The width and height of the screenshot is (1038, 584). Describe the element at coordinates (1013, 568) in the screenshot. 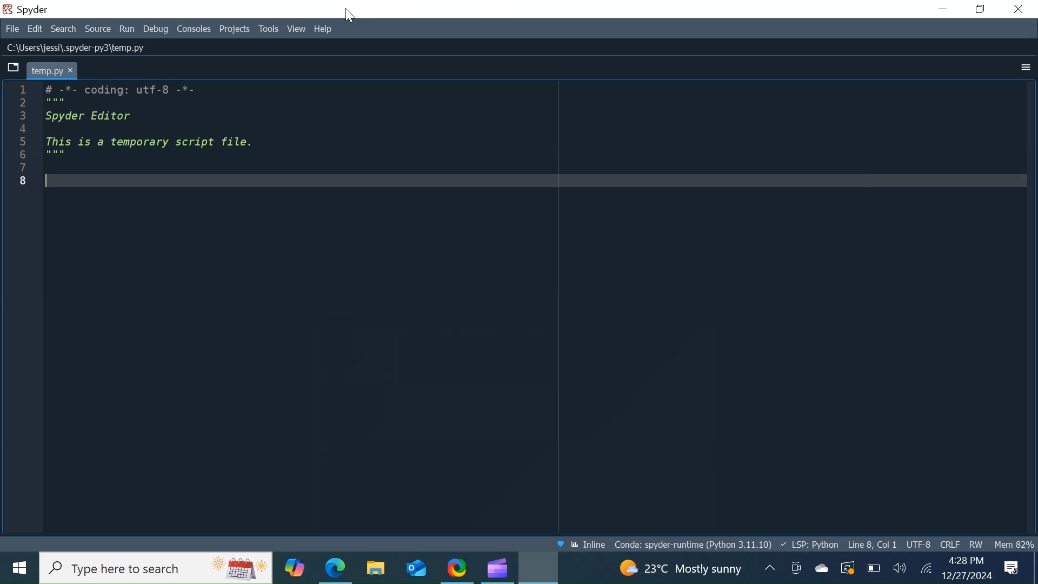

I see `Notification` at that location.